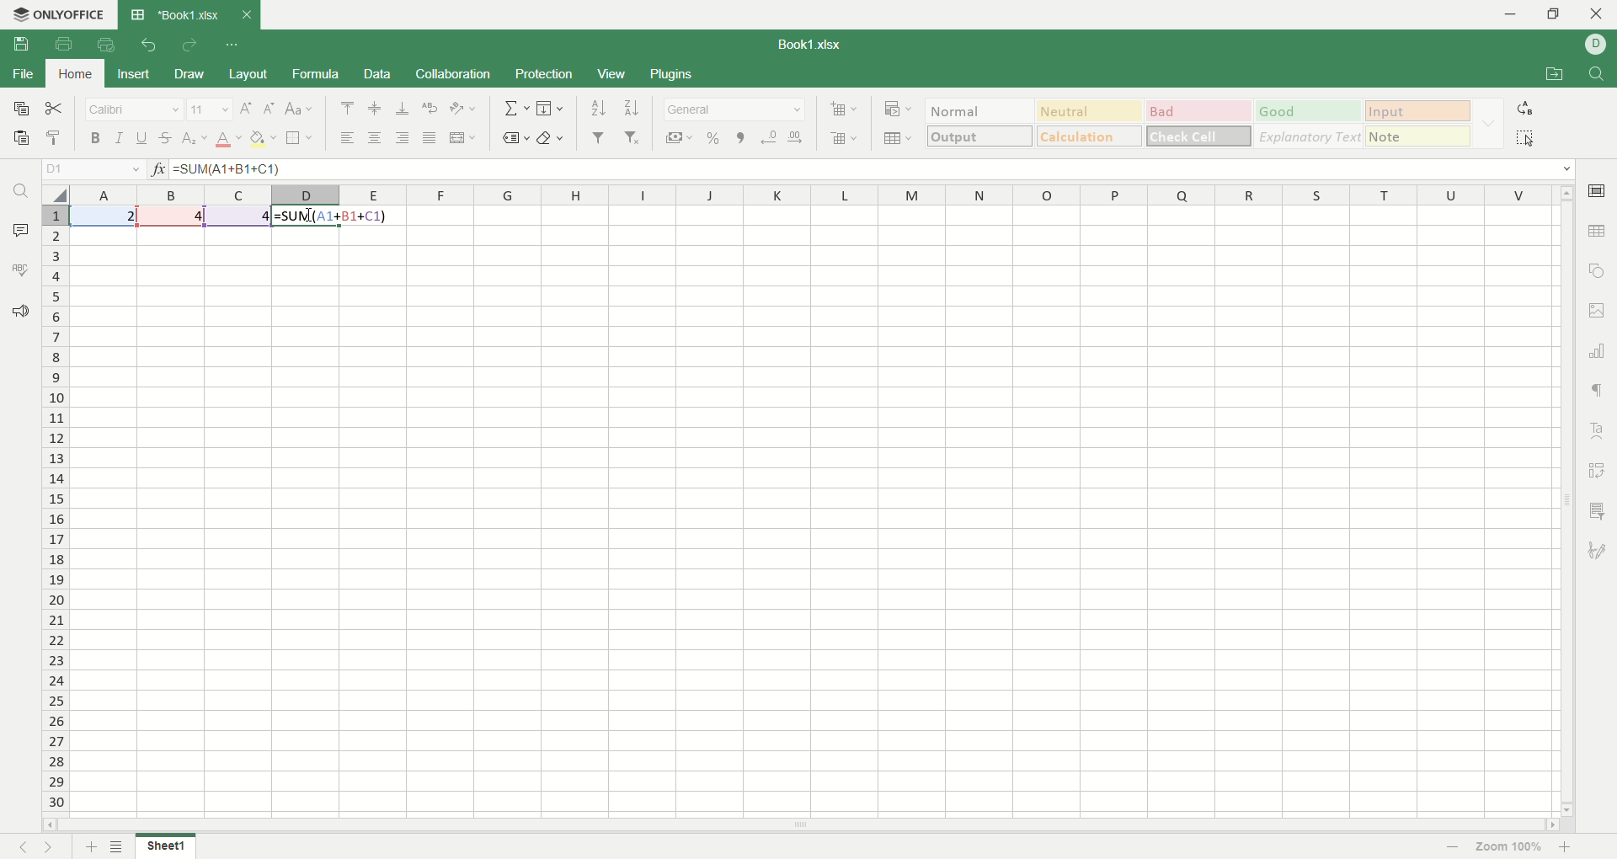 This screenshot has width=1617, height=859. Describe the element at coordinates (93, 136) in the screenshot. I see `bold` at that location.